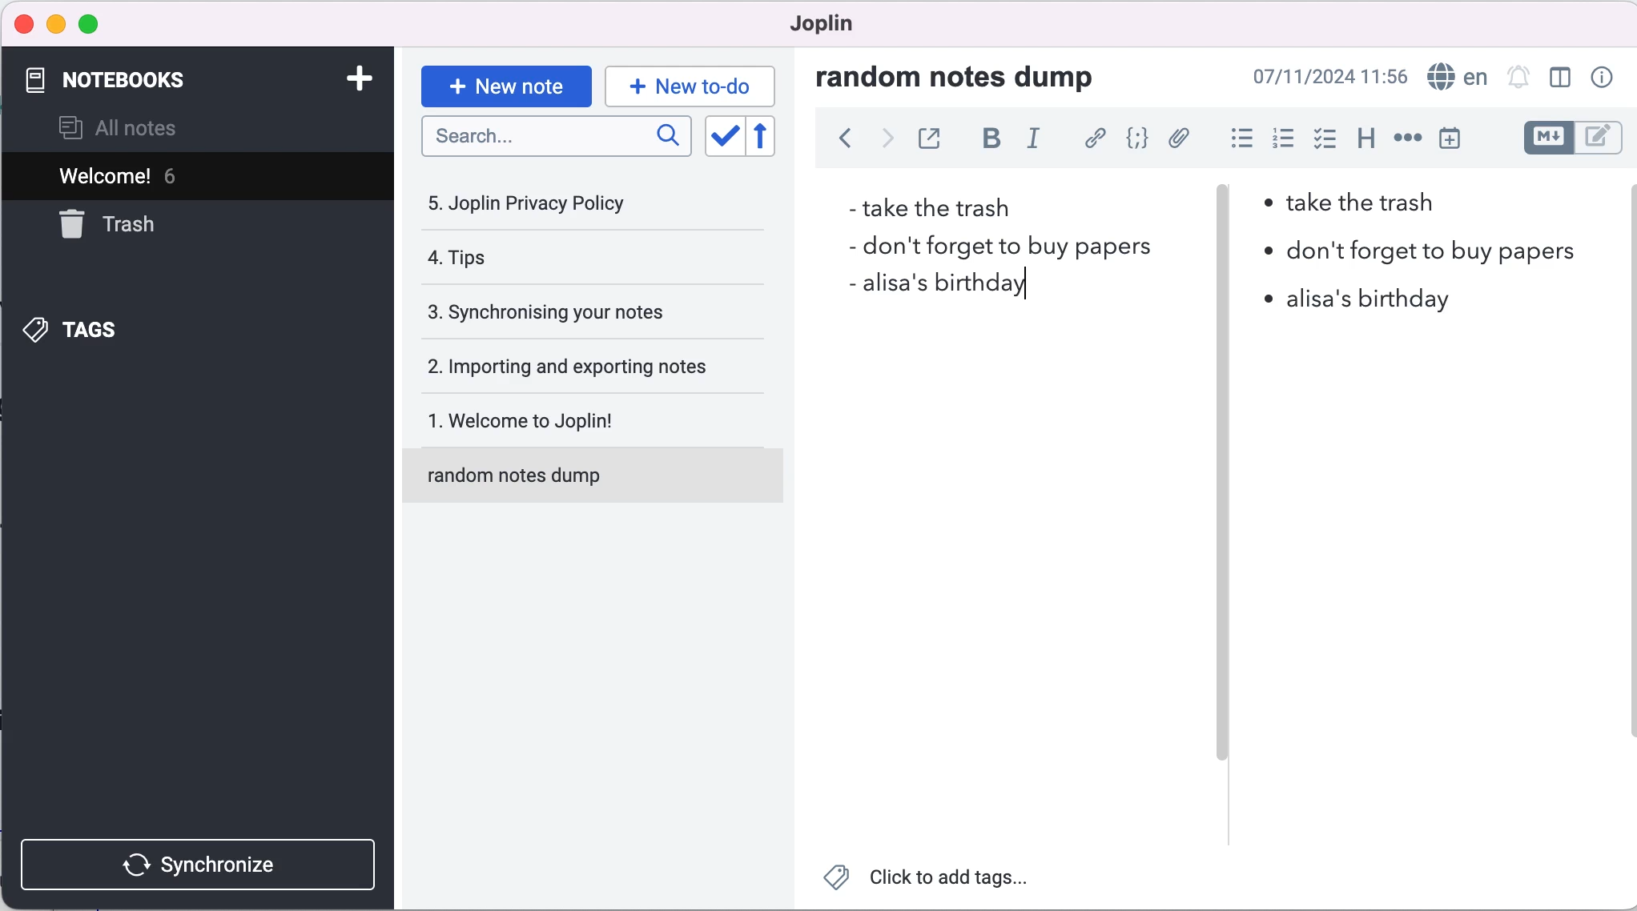  Describe the element at coordinates (158, 81) in the screenshot. I see `notebooks` at that location.